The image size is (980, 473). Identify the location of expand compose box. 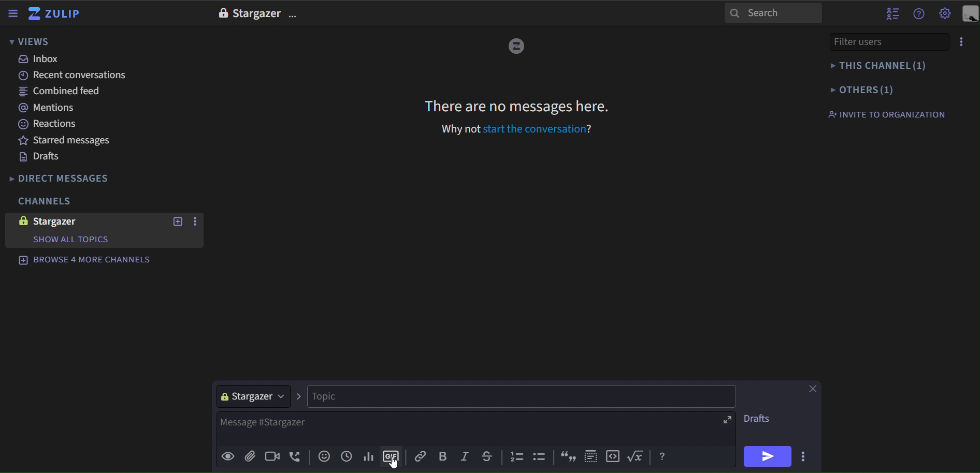
(726, 420).